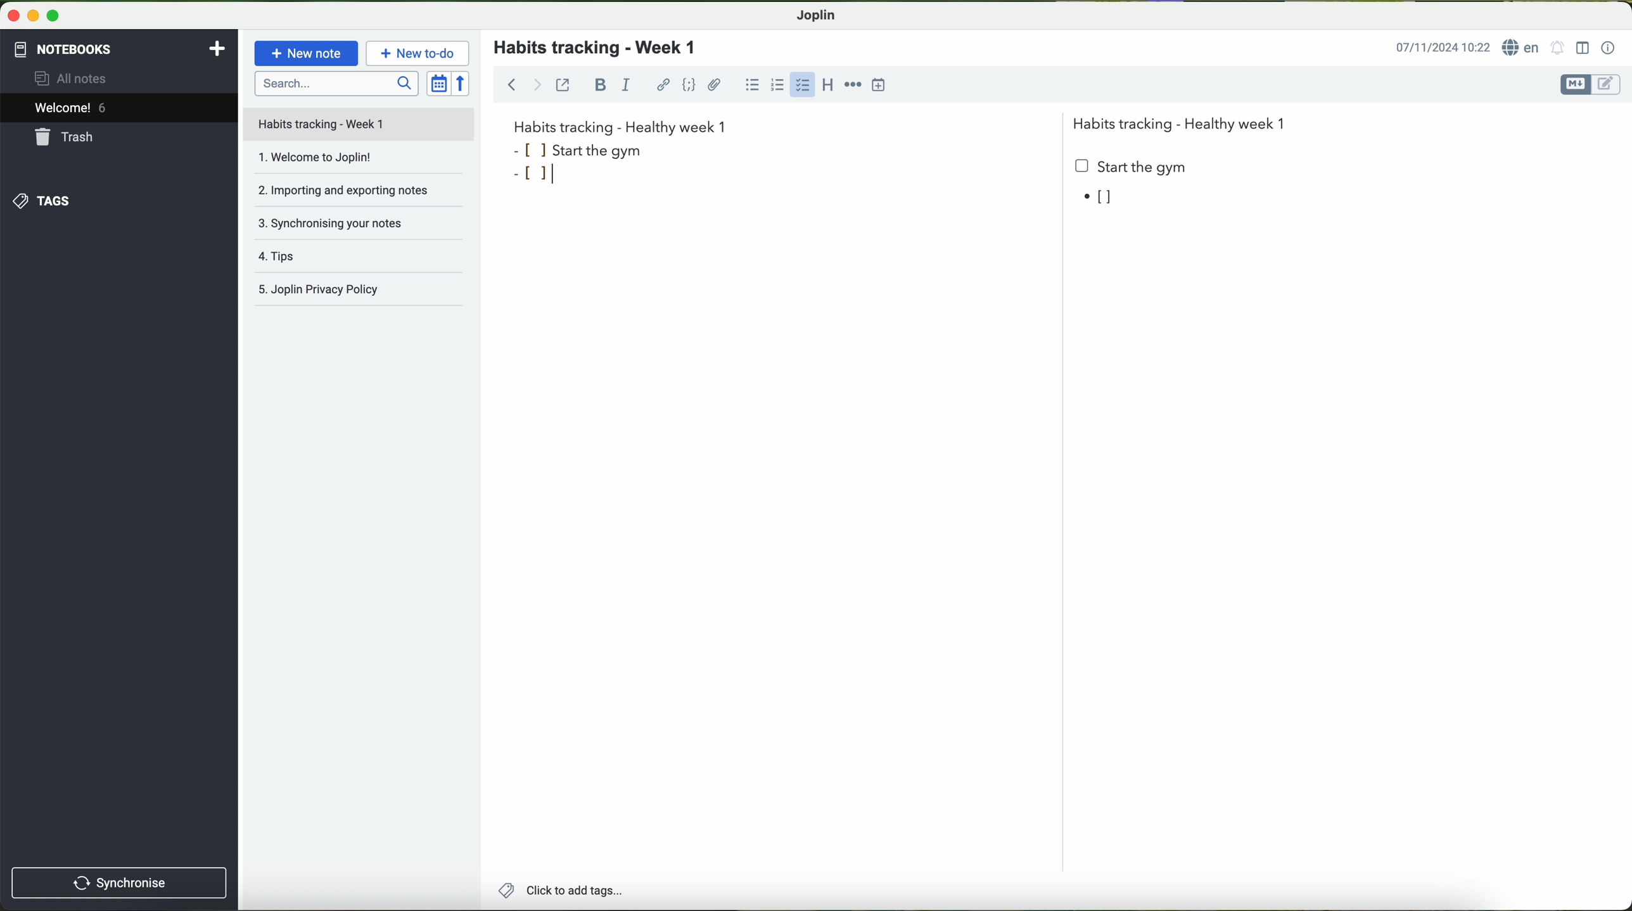  I want to click on tips, so click(361, 259).